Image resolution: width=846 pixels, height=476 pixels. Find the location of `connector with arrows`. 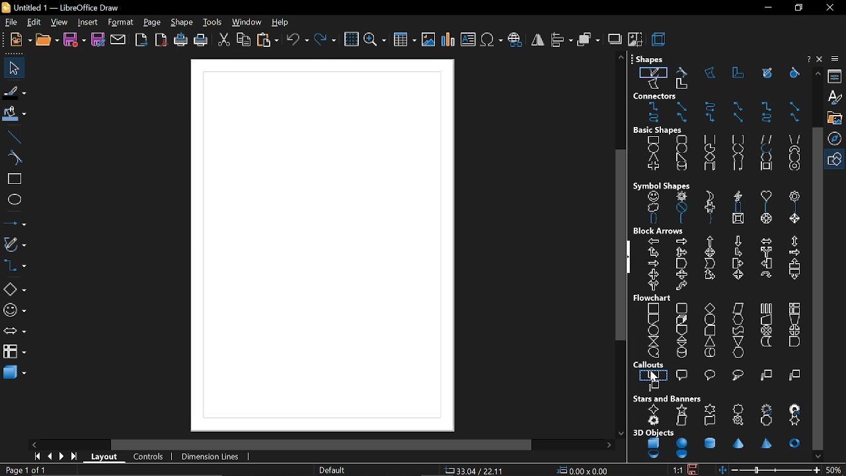

connector with arrows is located at coordinates (711, 120).